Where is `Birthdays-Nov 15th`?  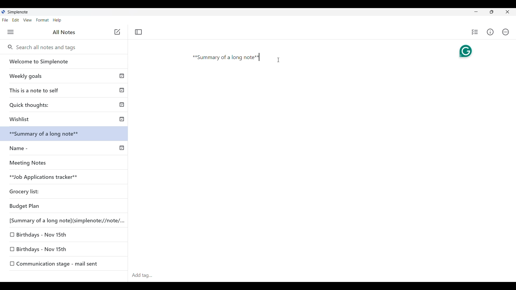 Birthdays-Nov 15th is located at coordinates (55, 251).